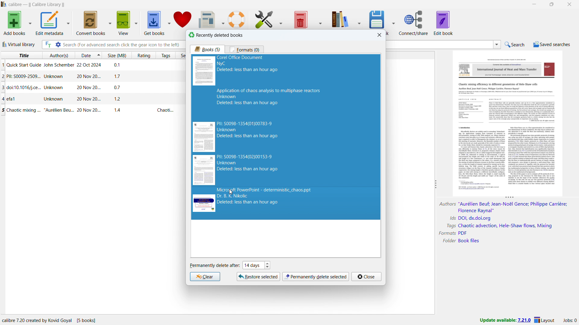  What do you see at coordinates (366, 277) in the screenshot?
I see `close` at bounding box center [366, 277].